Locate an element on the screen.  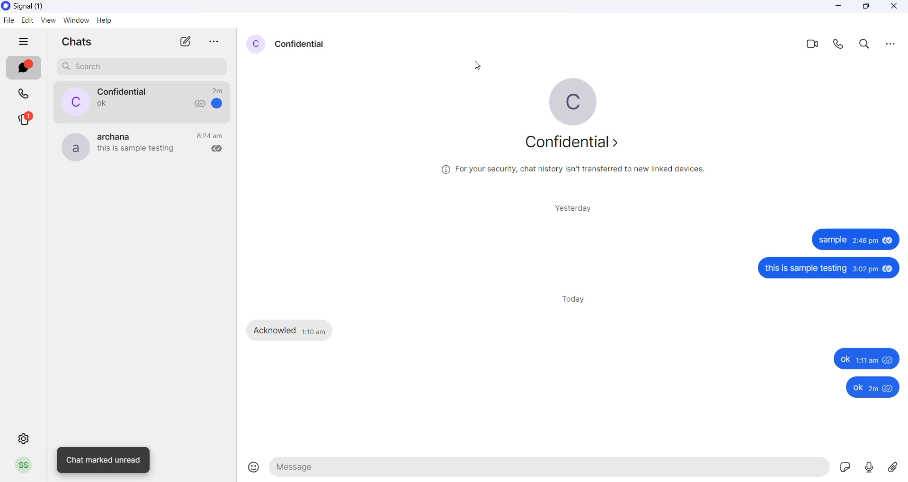
file is located at coordinates (9, 22).